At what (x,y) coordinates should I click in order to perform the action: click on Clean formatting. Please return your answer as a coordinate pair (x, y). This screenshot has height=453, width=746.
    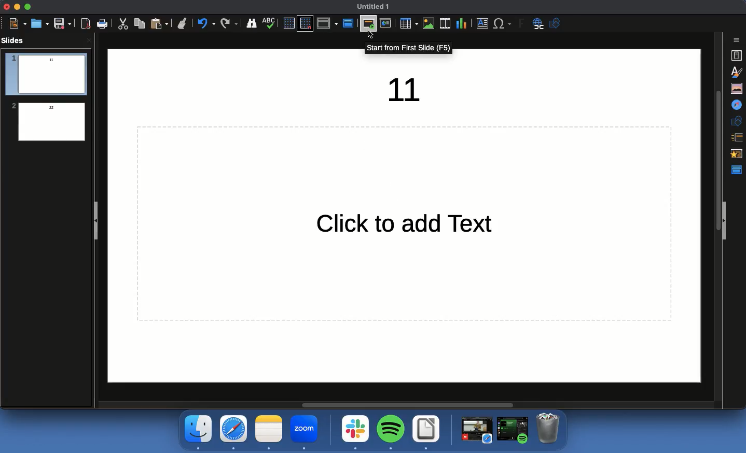
    Looking at the image, I should click on (182, 23).